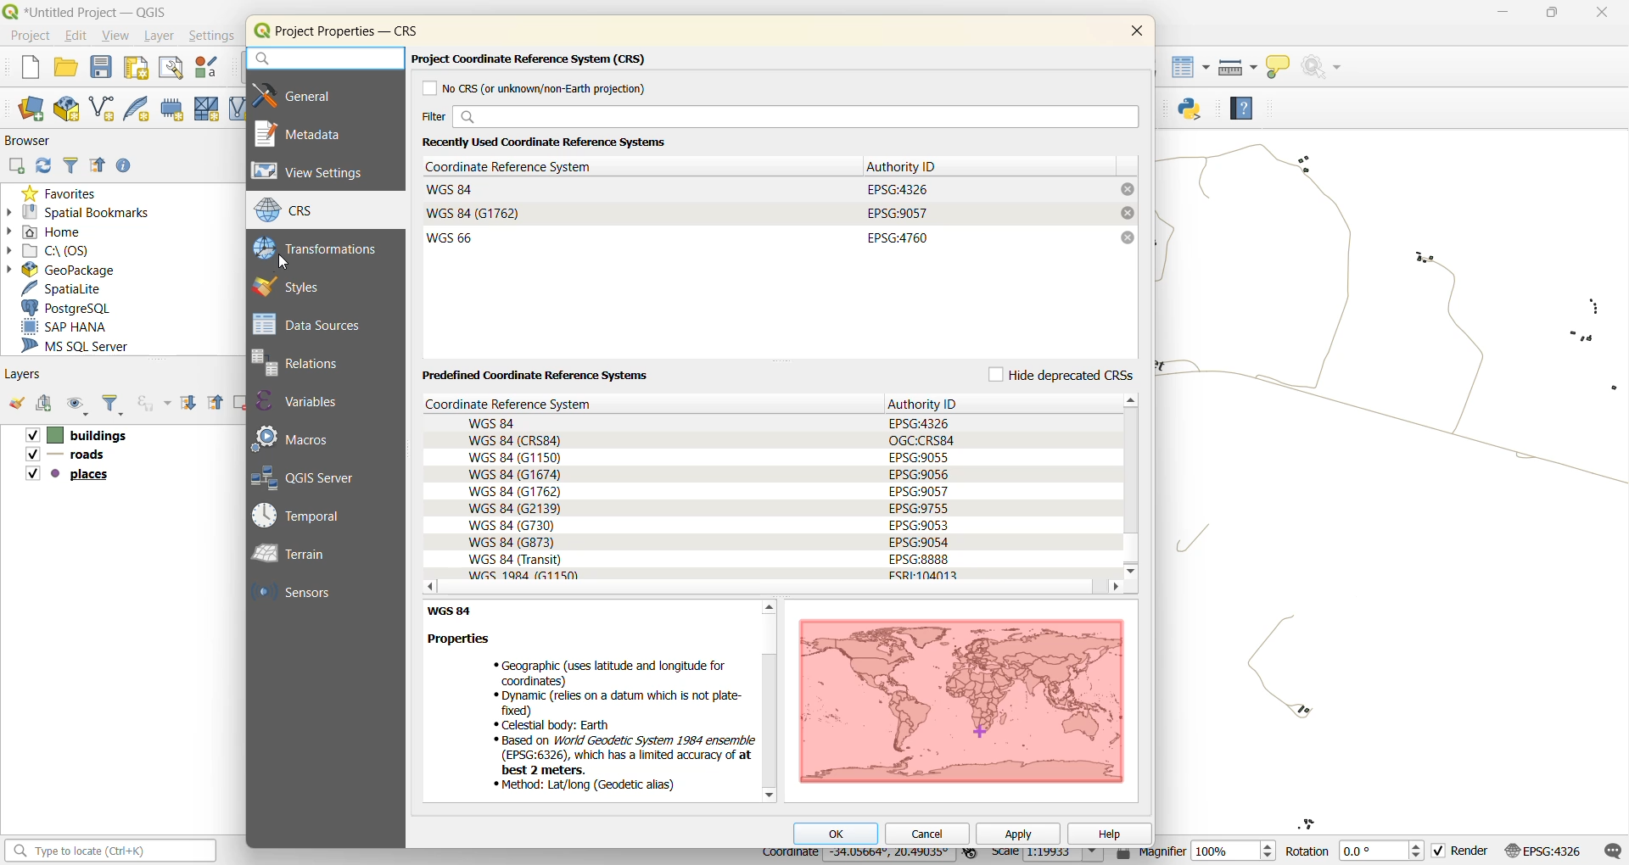 The width and height of the screenshot is (1629, 865). Describe the element at coordinates (1278, 69) in the screenshot. I see `show tips` at that location.